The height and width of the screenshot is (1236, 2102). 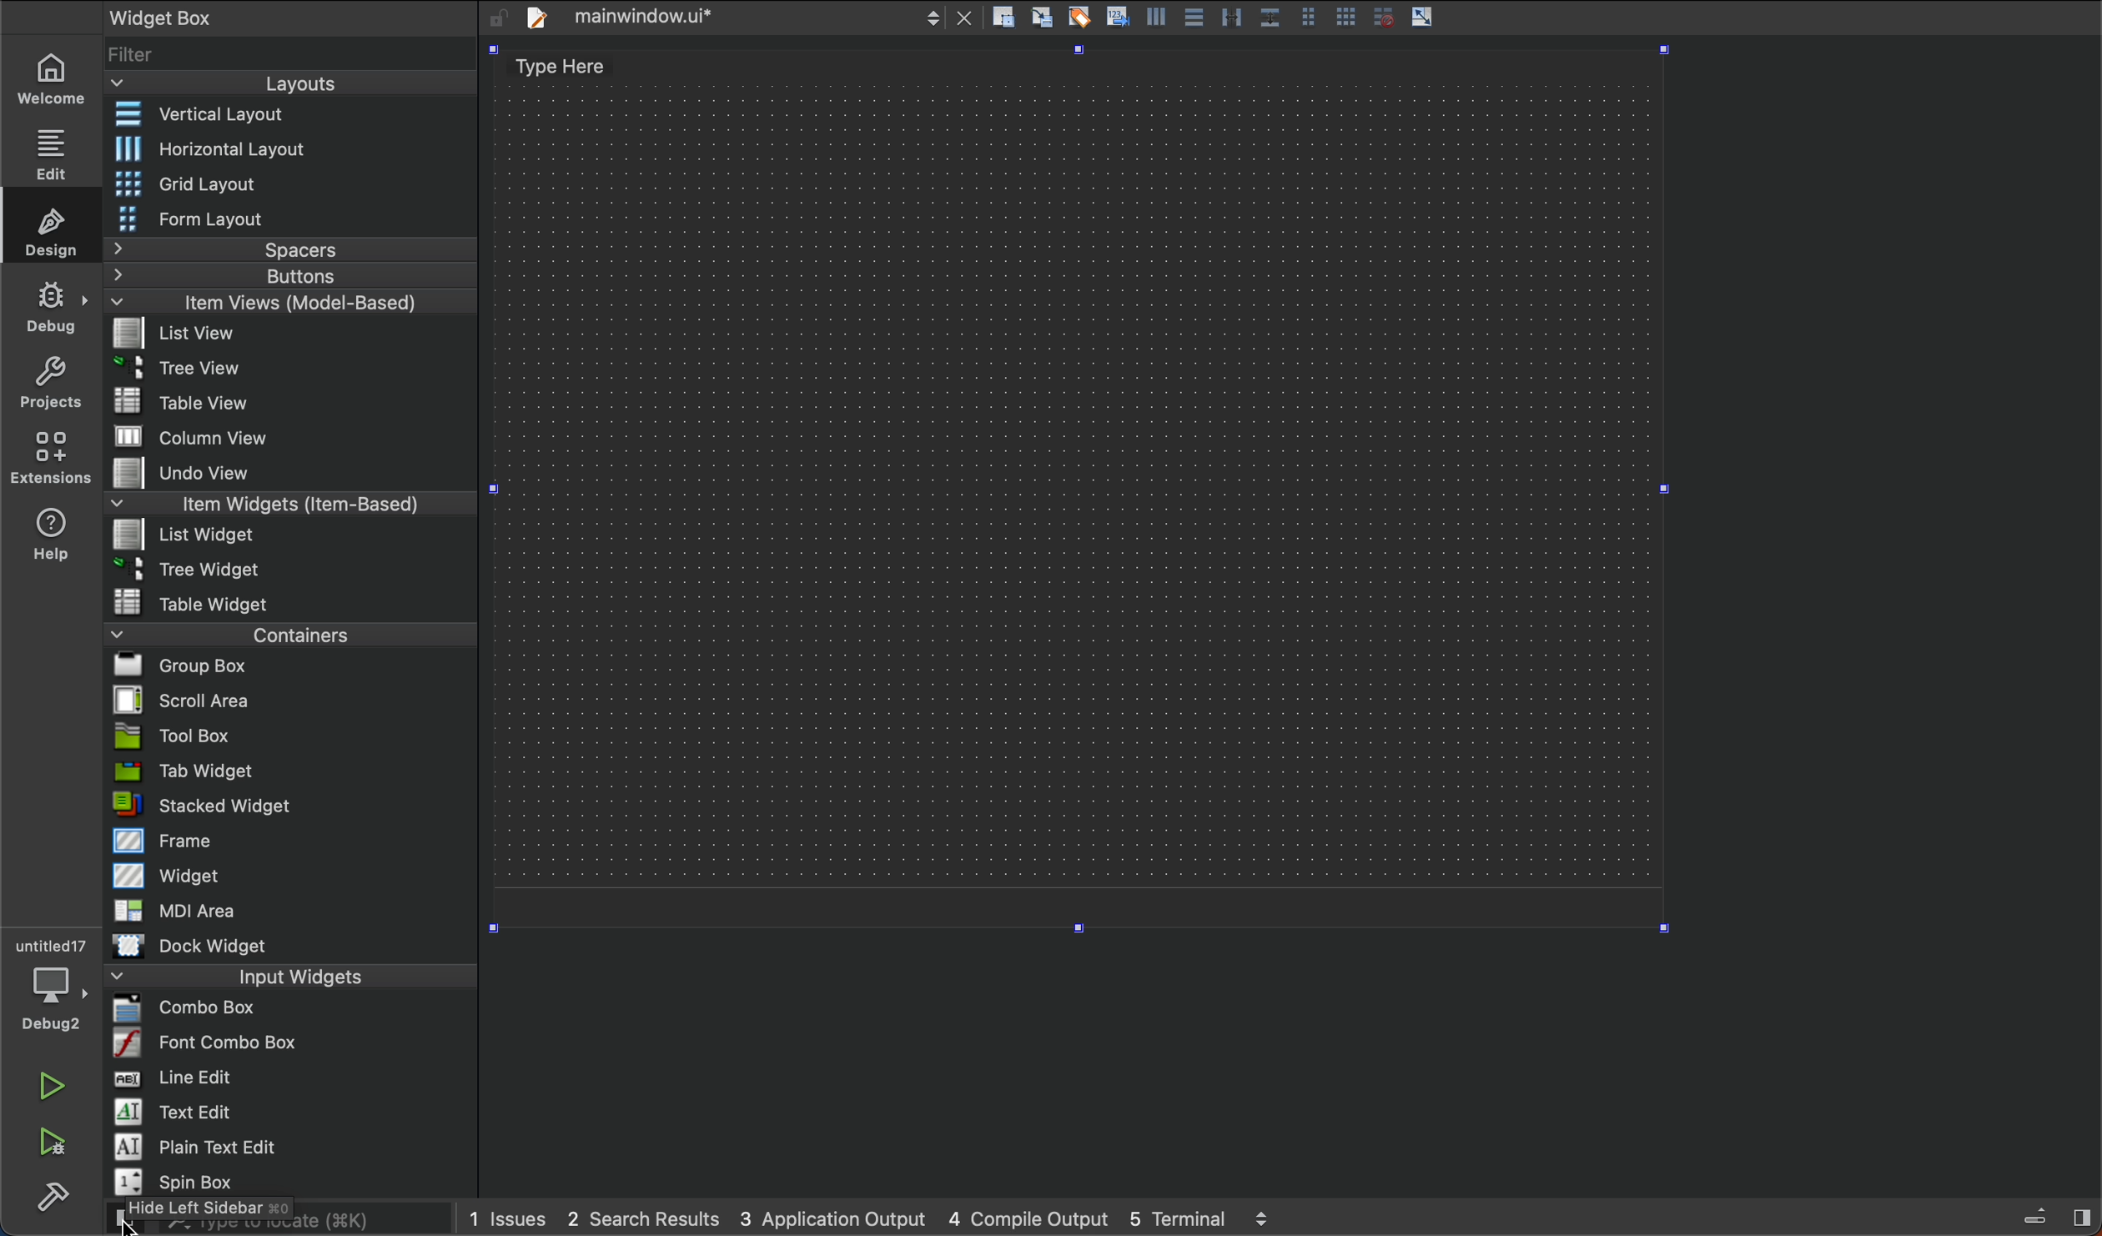 What do you see at coordinates (180, 370) in the screenshot?
I see `the view` at bounding box center [180, 370].